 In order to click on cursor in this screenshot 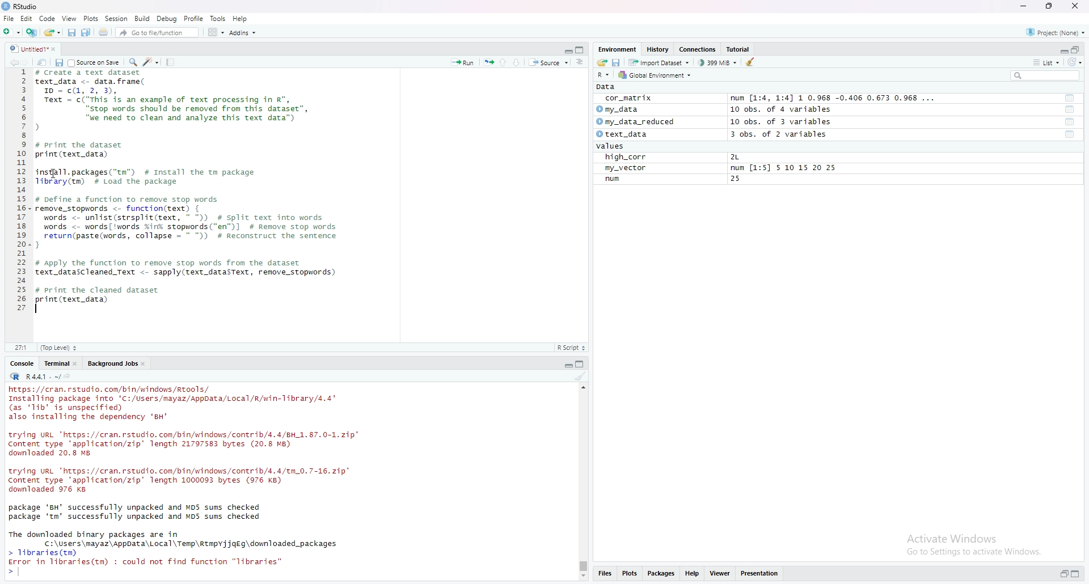, I will do `click(56, 174)`.